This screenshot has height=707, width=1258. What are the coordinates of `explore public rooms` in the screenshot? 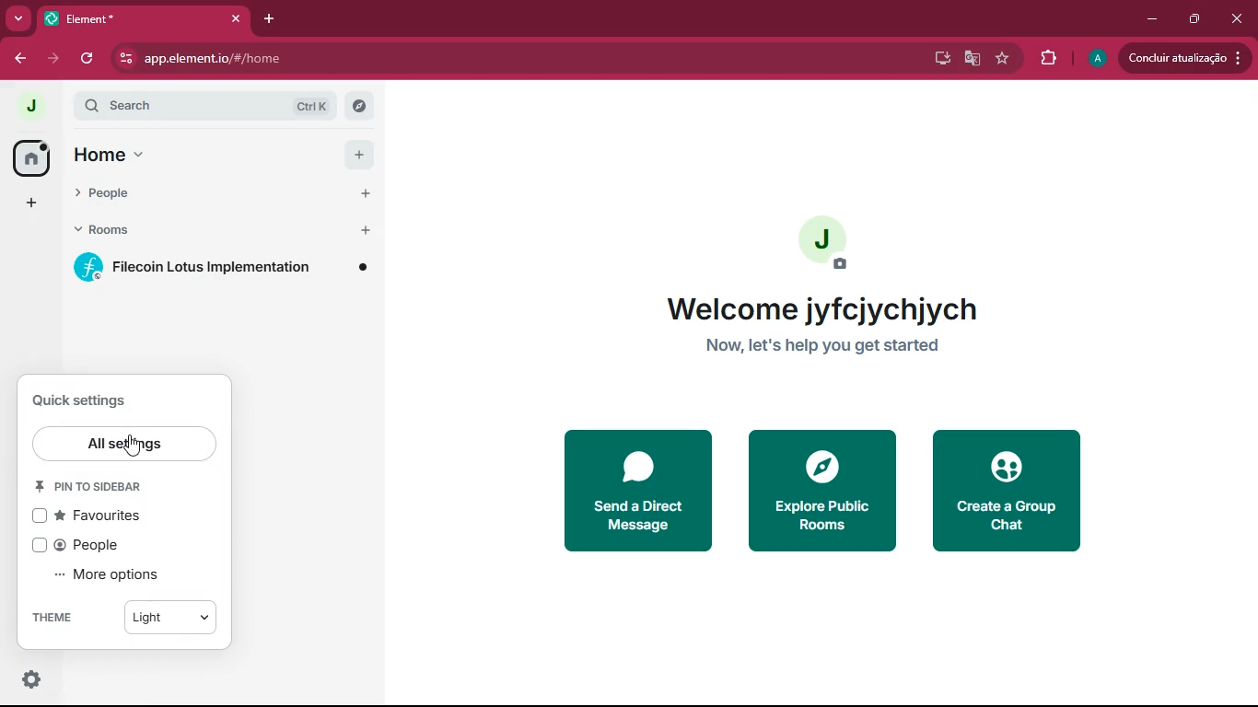 It's located at (819, 493).